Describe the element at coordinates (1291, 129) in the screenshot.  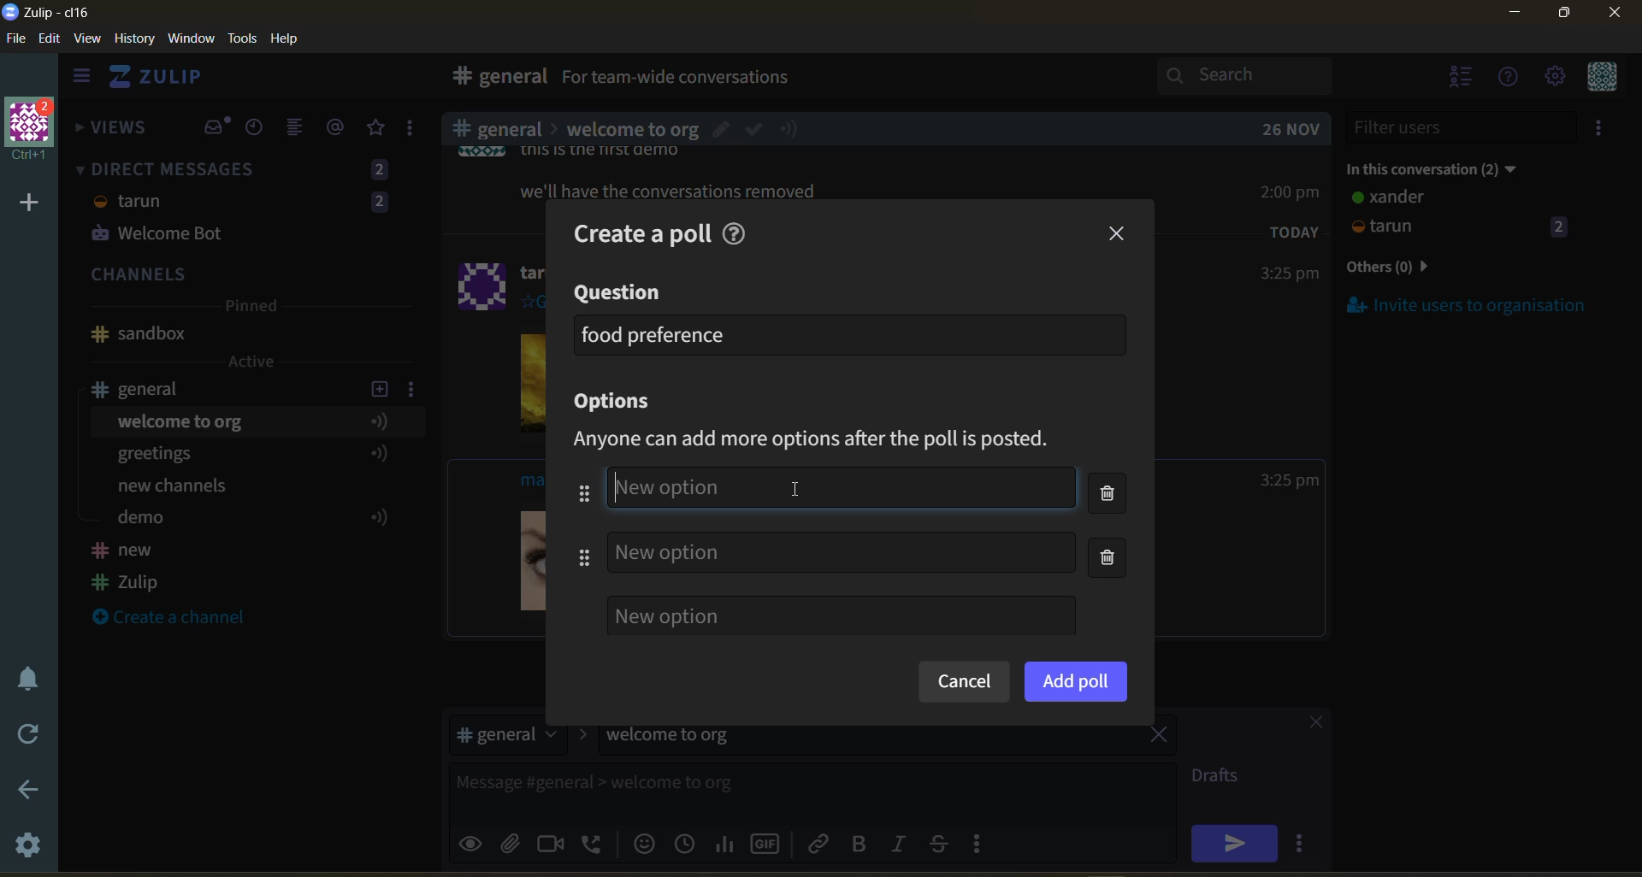
I see `26 nov` at that location.